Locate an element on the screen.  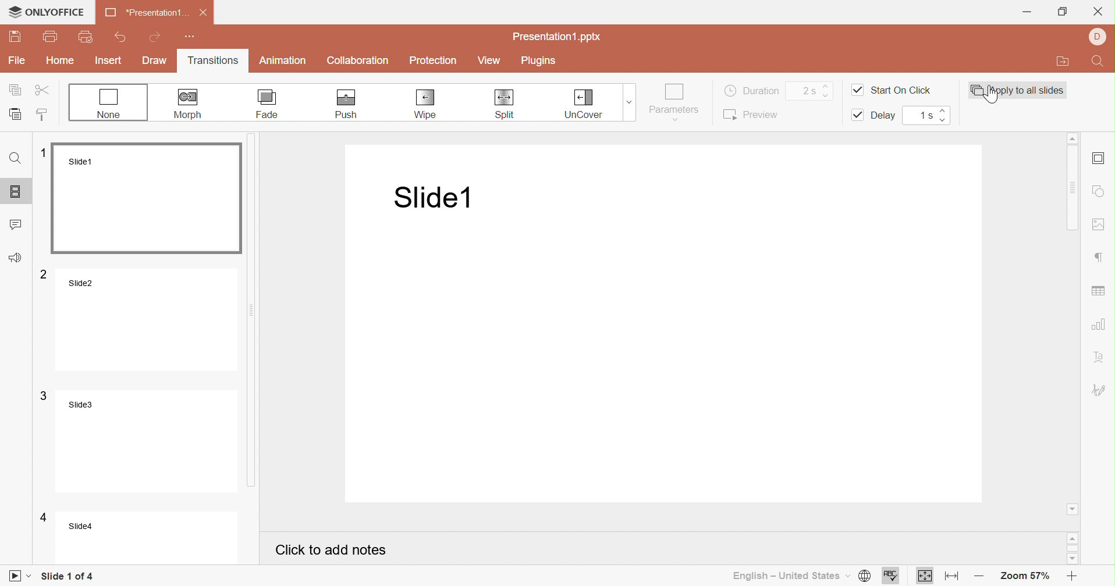
Insert chart is located at coordinates (1100, 324).